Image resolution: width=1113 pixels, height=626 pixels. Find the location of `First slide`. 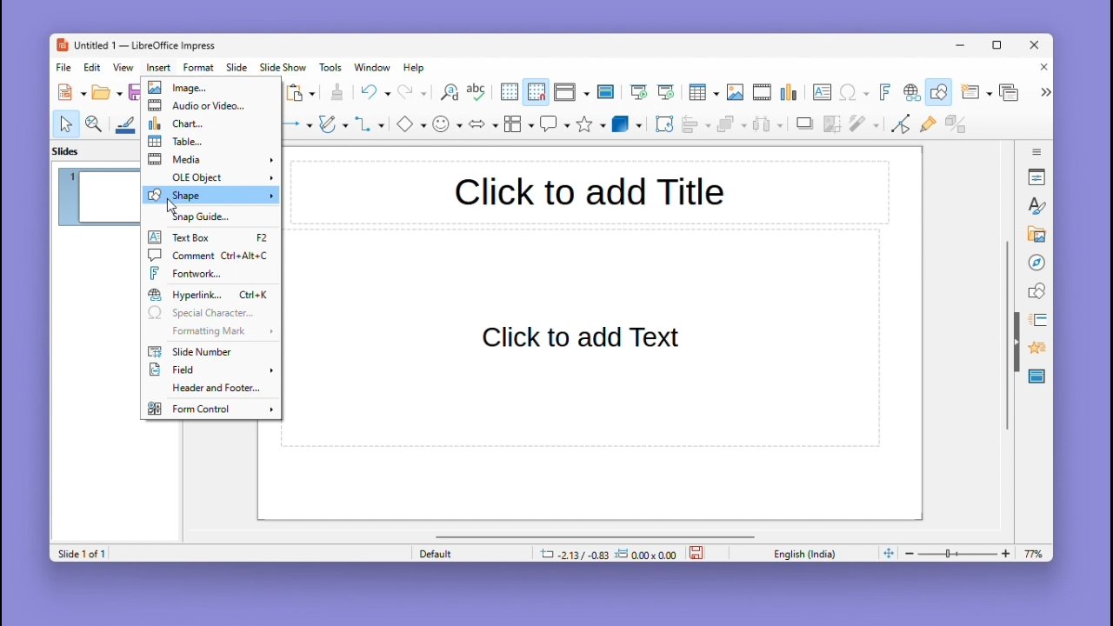

First slide is located at coordinates (639, 93).